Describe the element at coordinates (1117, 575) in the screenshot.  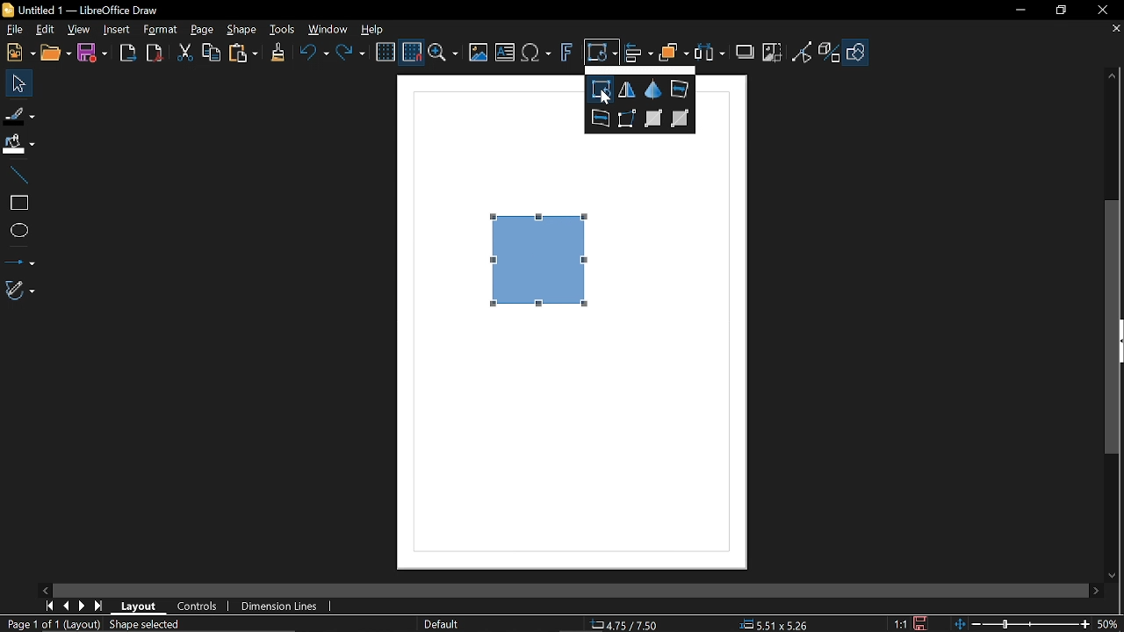
I see `MOve down` at that location.